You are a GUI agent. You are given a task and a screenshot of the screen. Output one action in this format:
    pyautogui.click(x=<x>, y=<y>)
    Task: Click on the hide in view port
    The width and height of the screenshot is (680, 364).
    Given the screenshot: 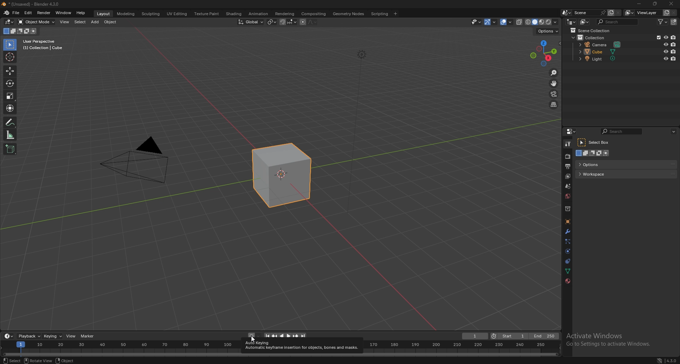 What is the action you would take?
    pyautogui.click(x=666, y=44)
    